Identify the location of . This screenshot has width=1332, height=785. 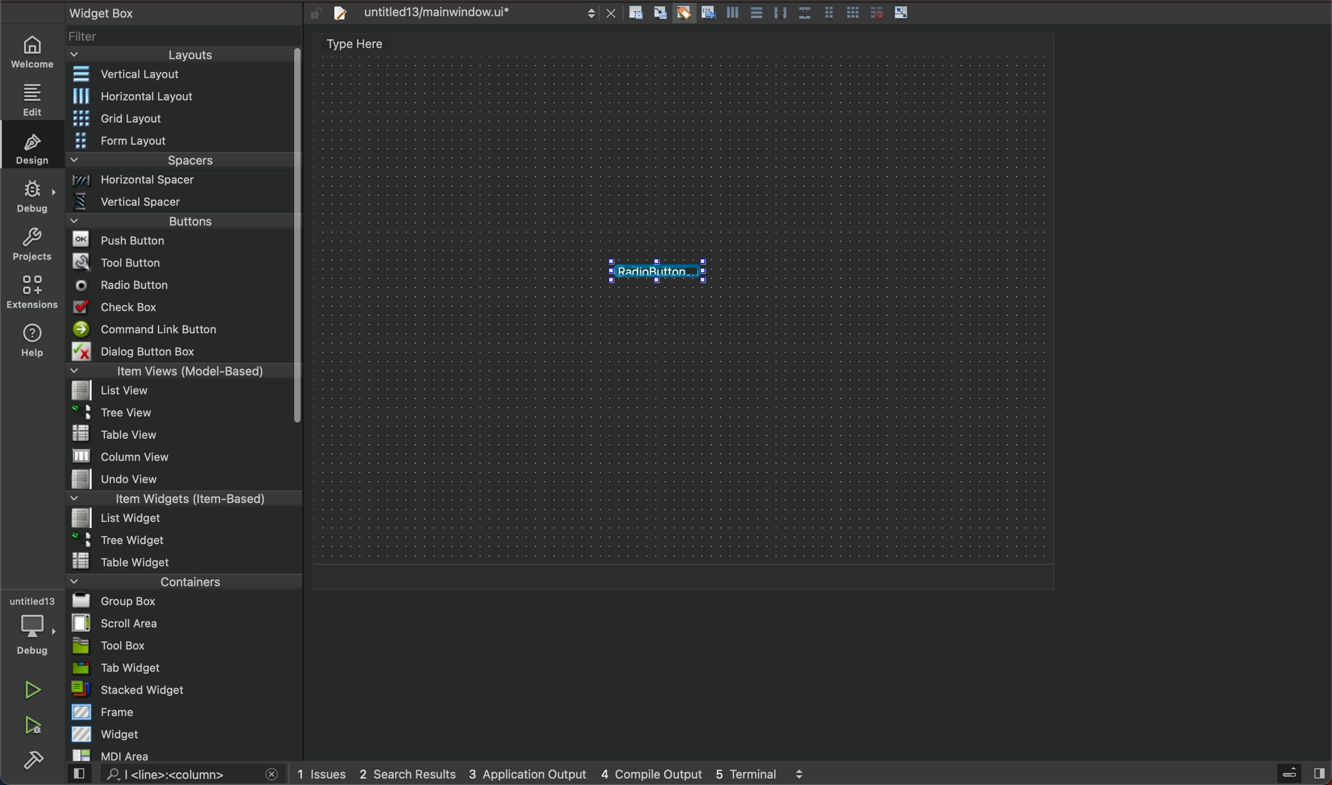
(828, 14).